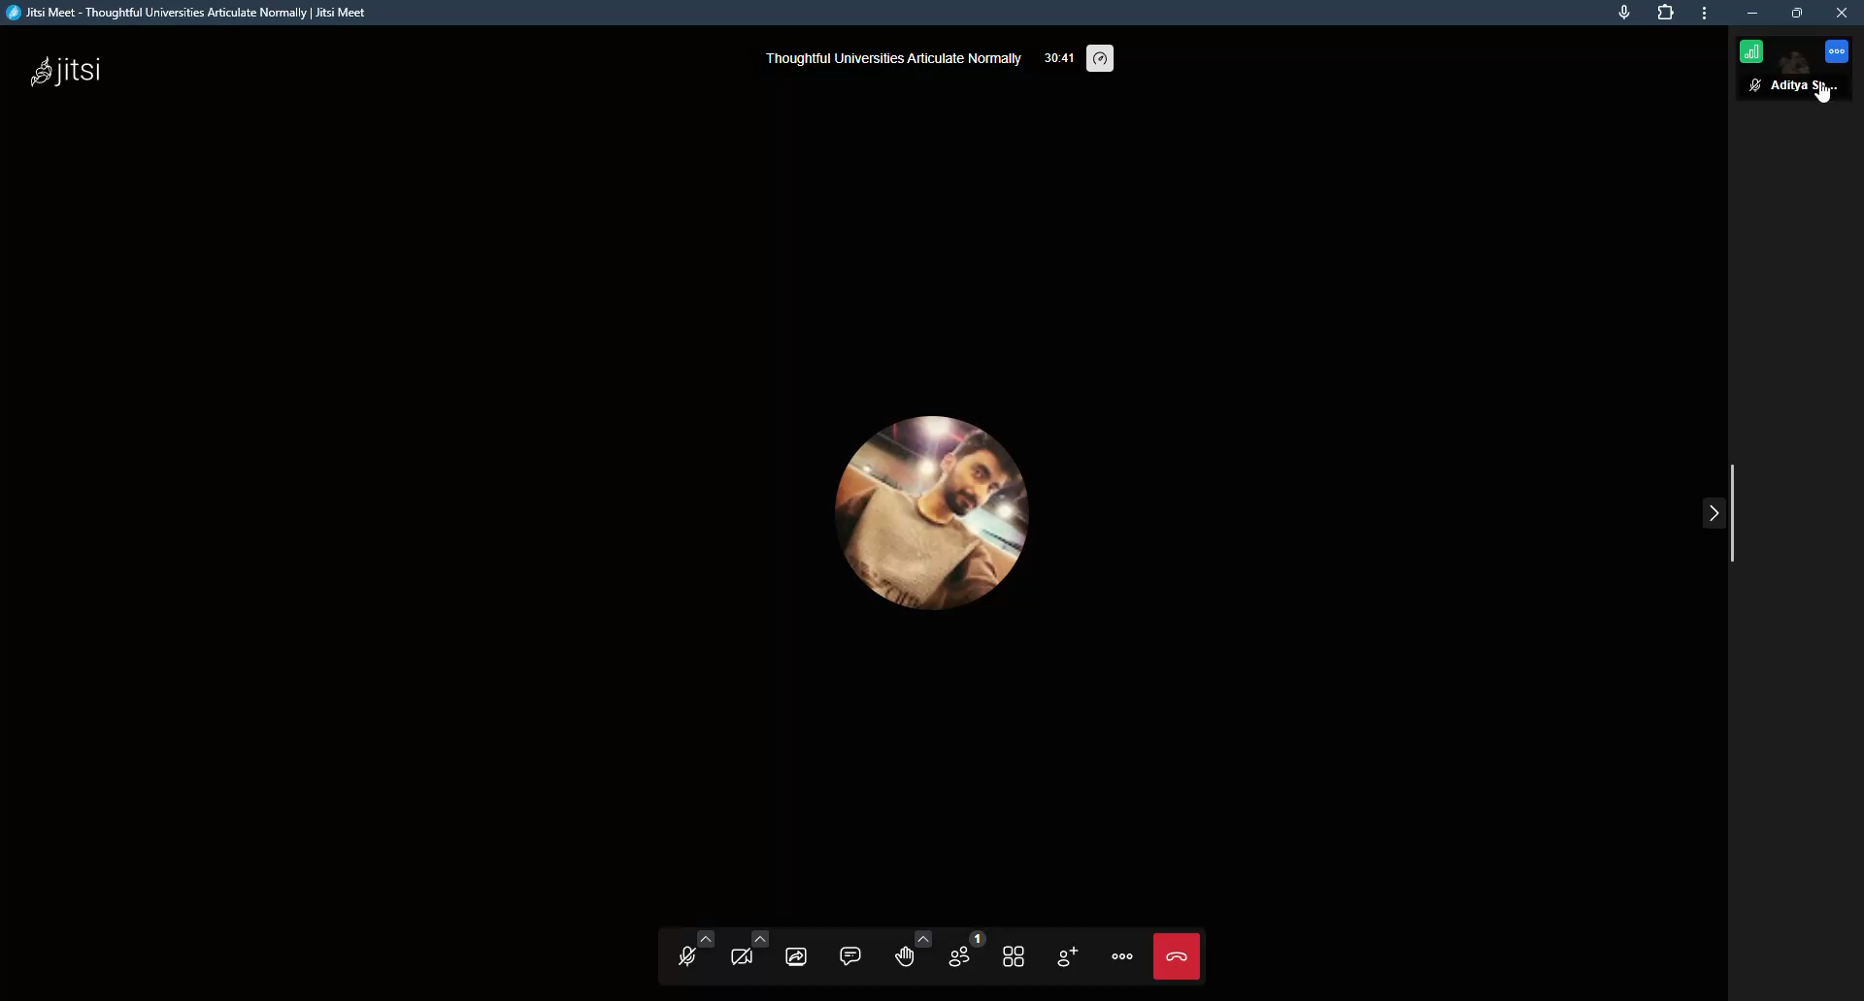  What do you see at coordinates (1125, 956) in the screenshot?
I see `more actions` at bounding box center [1125, 956].